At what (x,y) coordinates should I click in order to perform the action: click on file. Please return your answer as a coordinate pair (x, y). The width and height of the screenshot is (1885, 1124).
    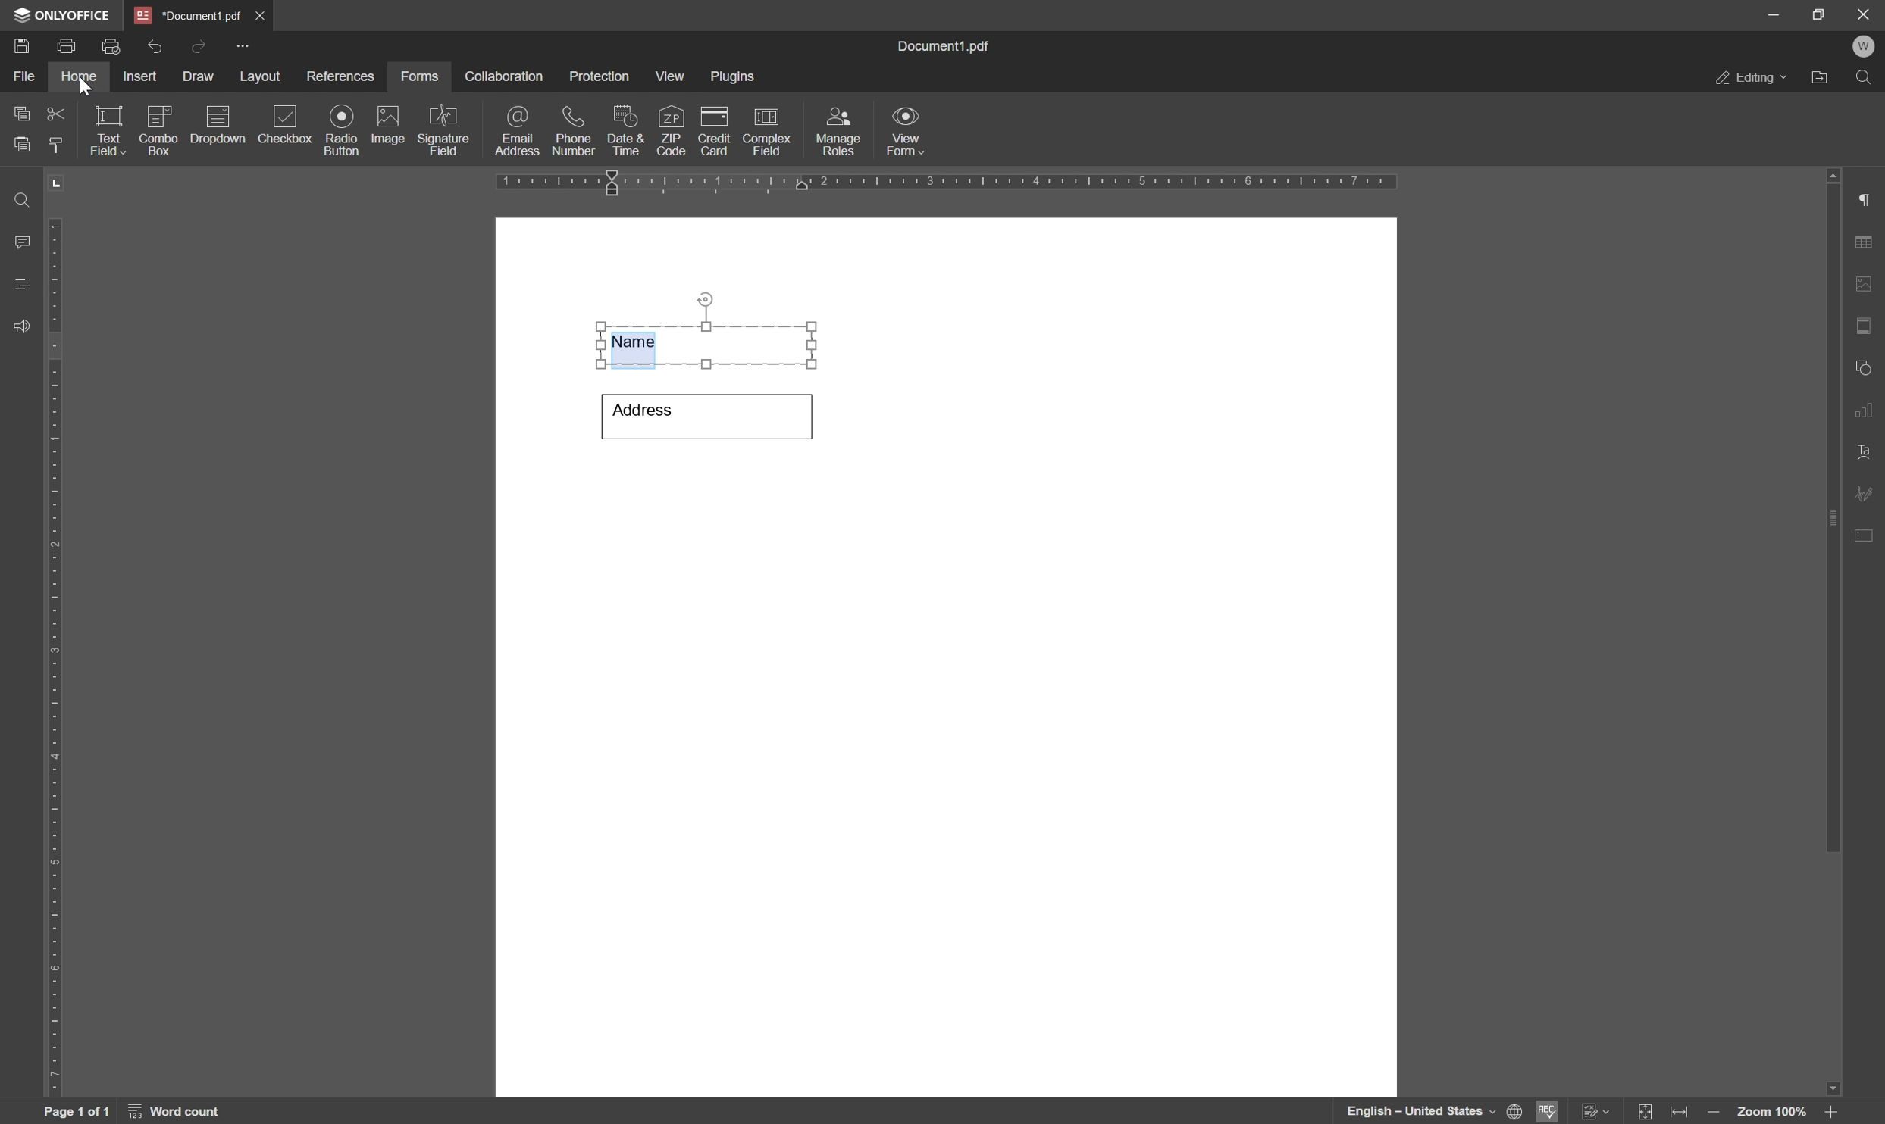
    Looking at the image, I should click on (21, 76).